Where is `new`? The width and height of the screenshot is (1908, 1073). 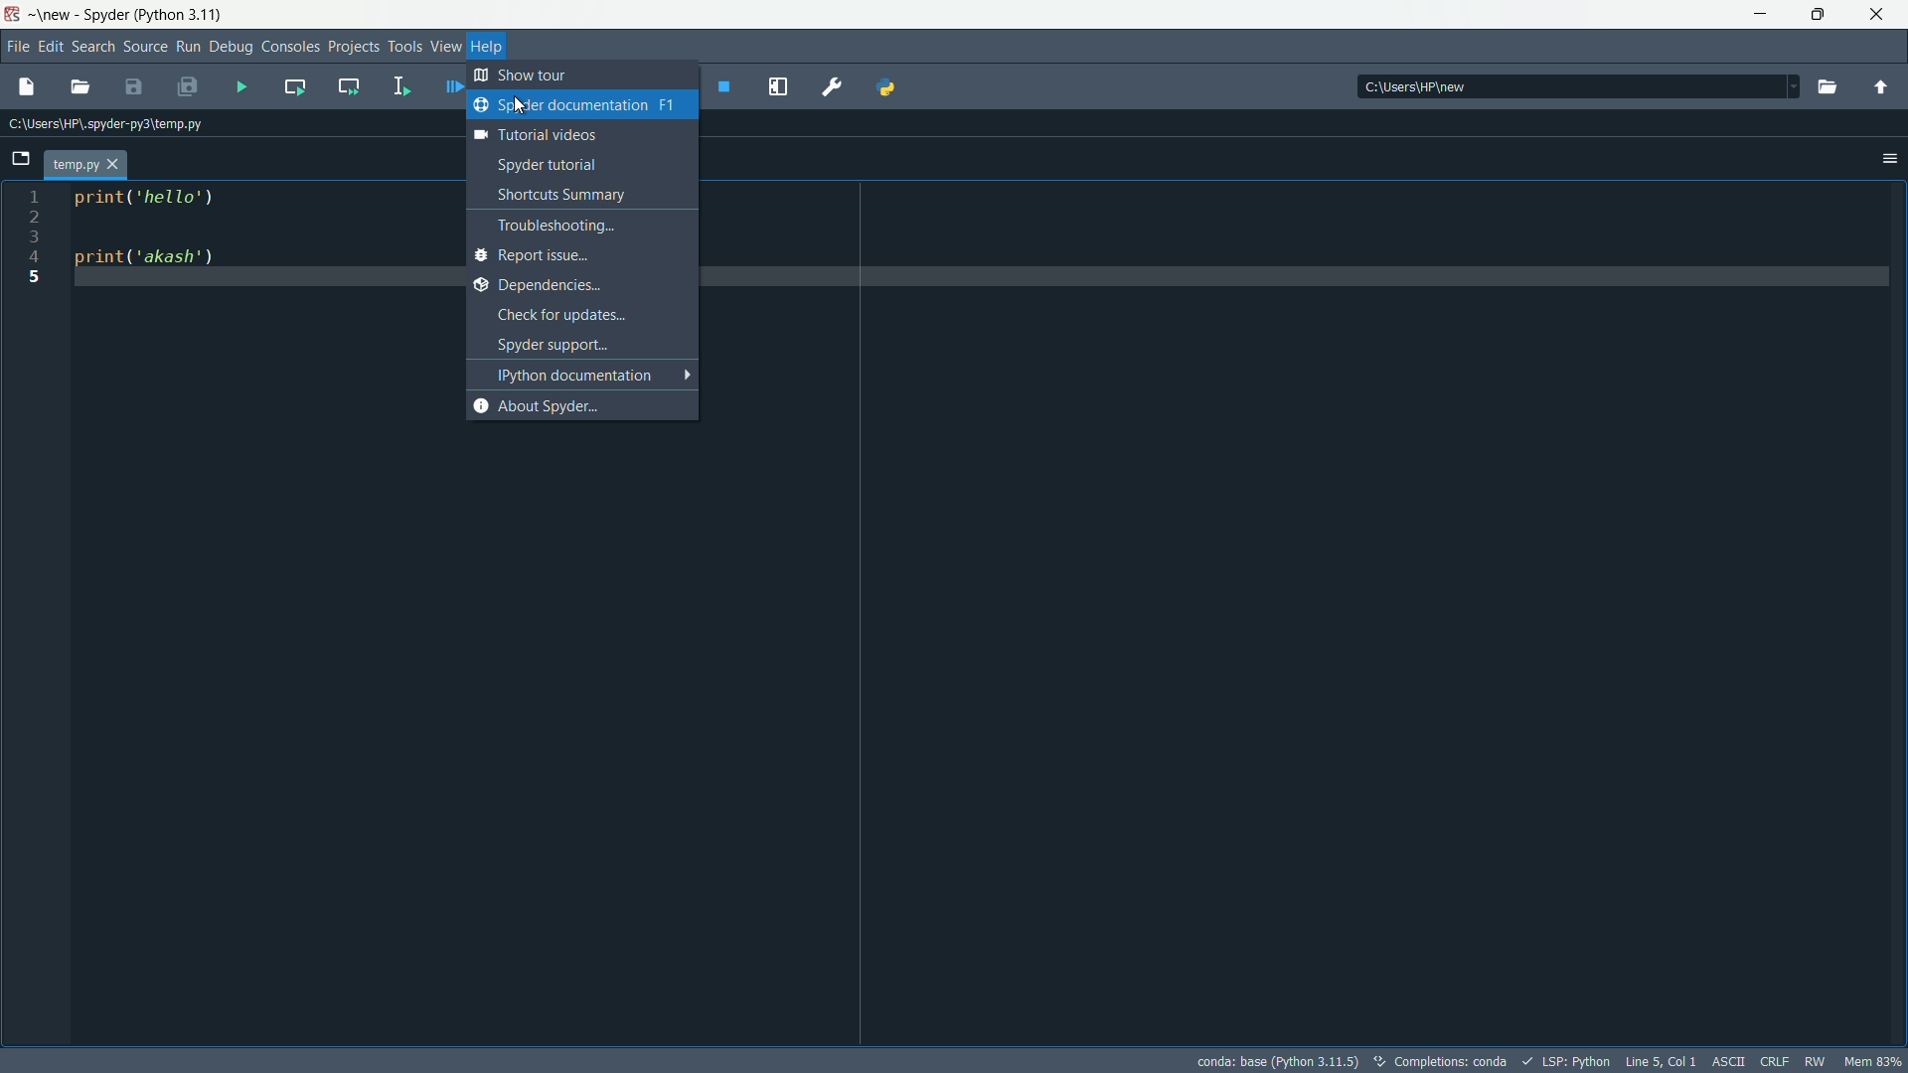
new is located at coordinates (55, 16).